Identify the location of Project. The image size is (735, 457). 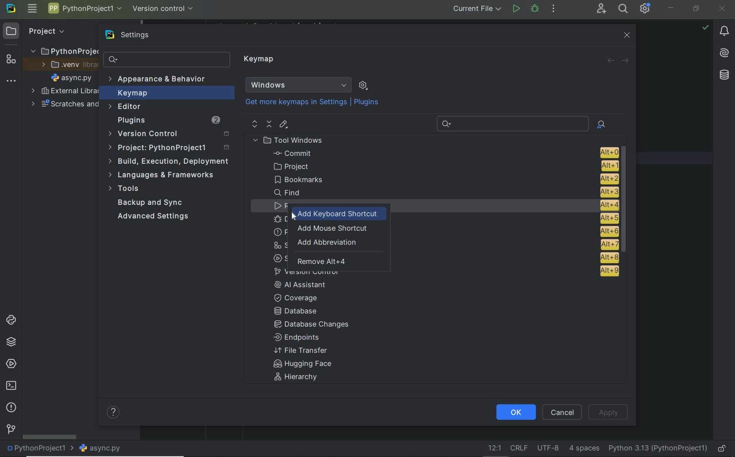
(38, 31).